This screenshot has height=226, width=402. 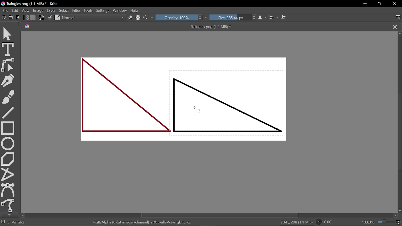 What do you see at coordinates (4, 18) in the screenshot?
I see `Open new document` at bounding box center [4, 18].